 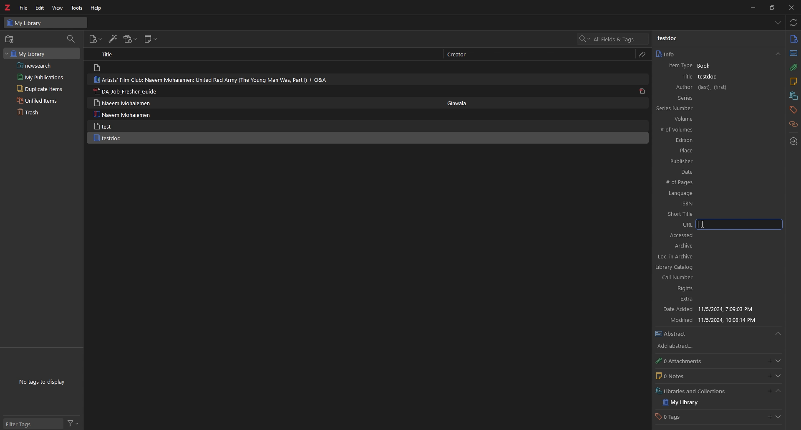 What do you see at coordinates (678, 376) in the screenshot?
I see `0 Notes` at bounding box center [678, 376].